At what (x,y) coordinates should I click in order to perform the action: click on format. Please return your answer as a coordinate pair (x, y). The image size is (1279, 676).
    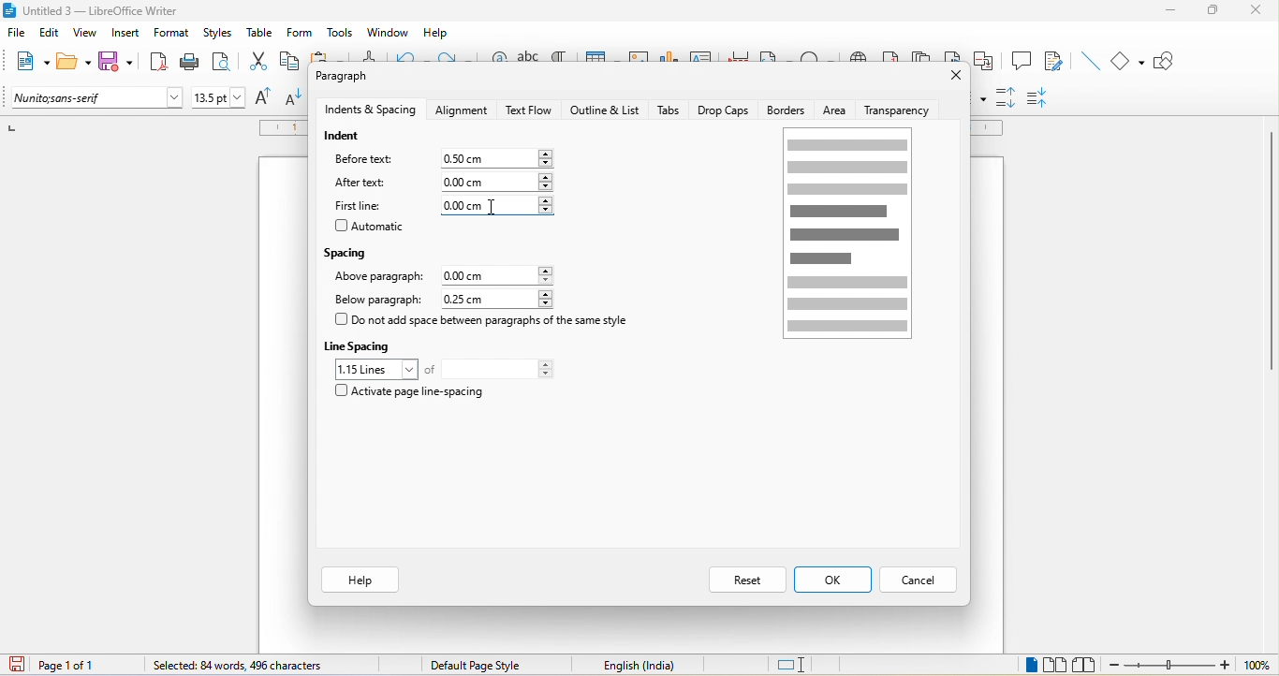
    Looking at the image, I should click on (171, 35).